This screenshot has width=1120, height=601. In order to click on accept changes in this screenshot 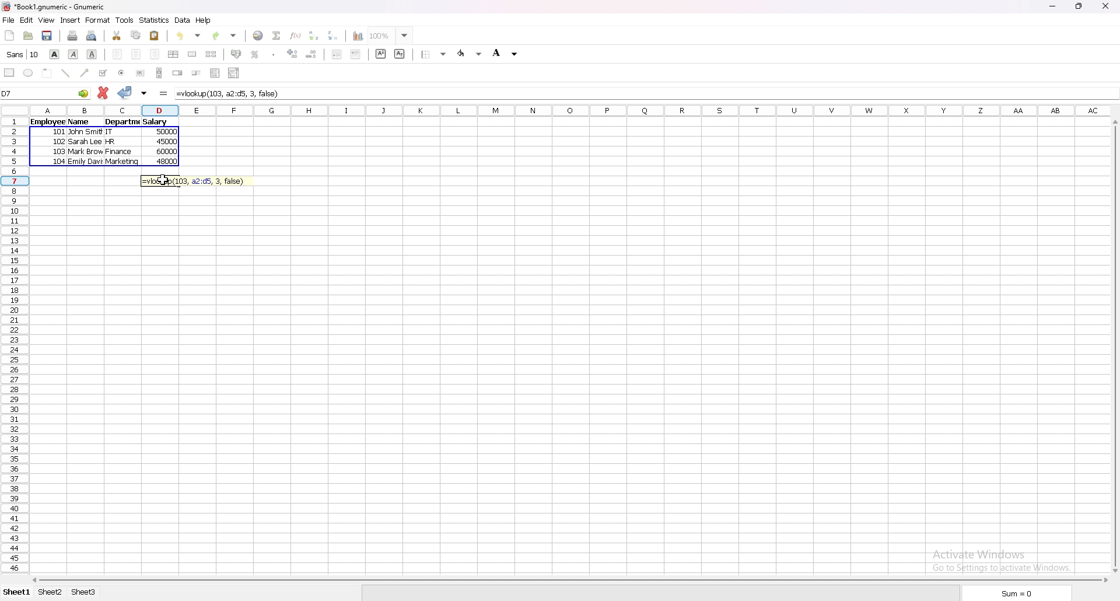, I will do `click(125, 93)`.